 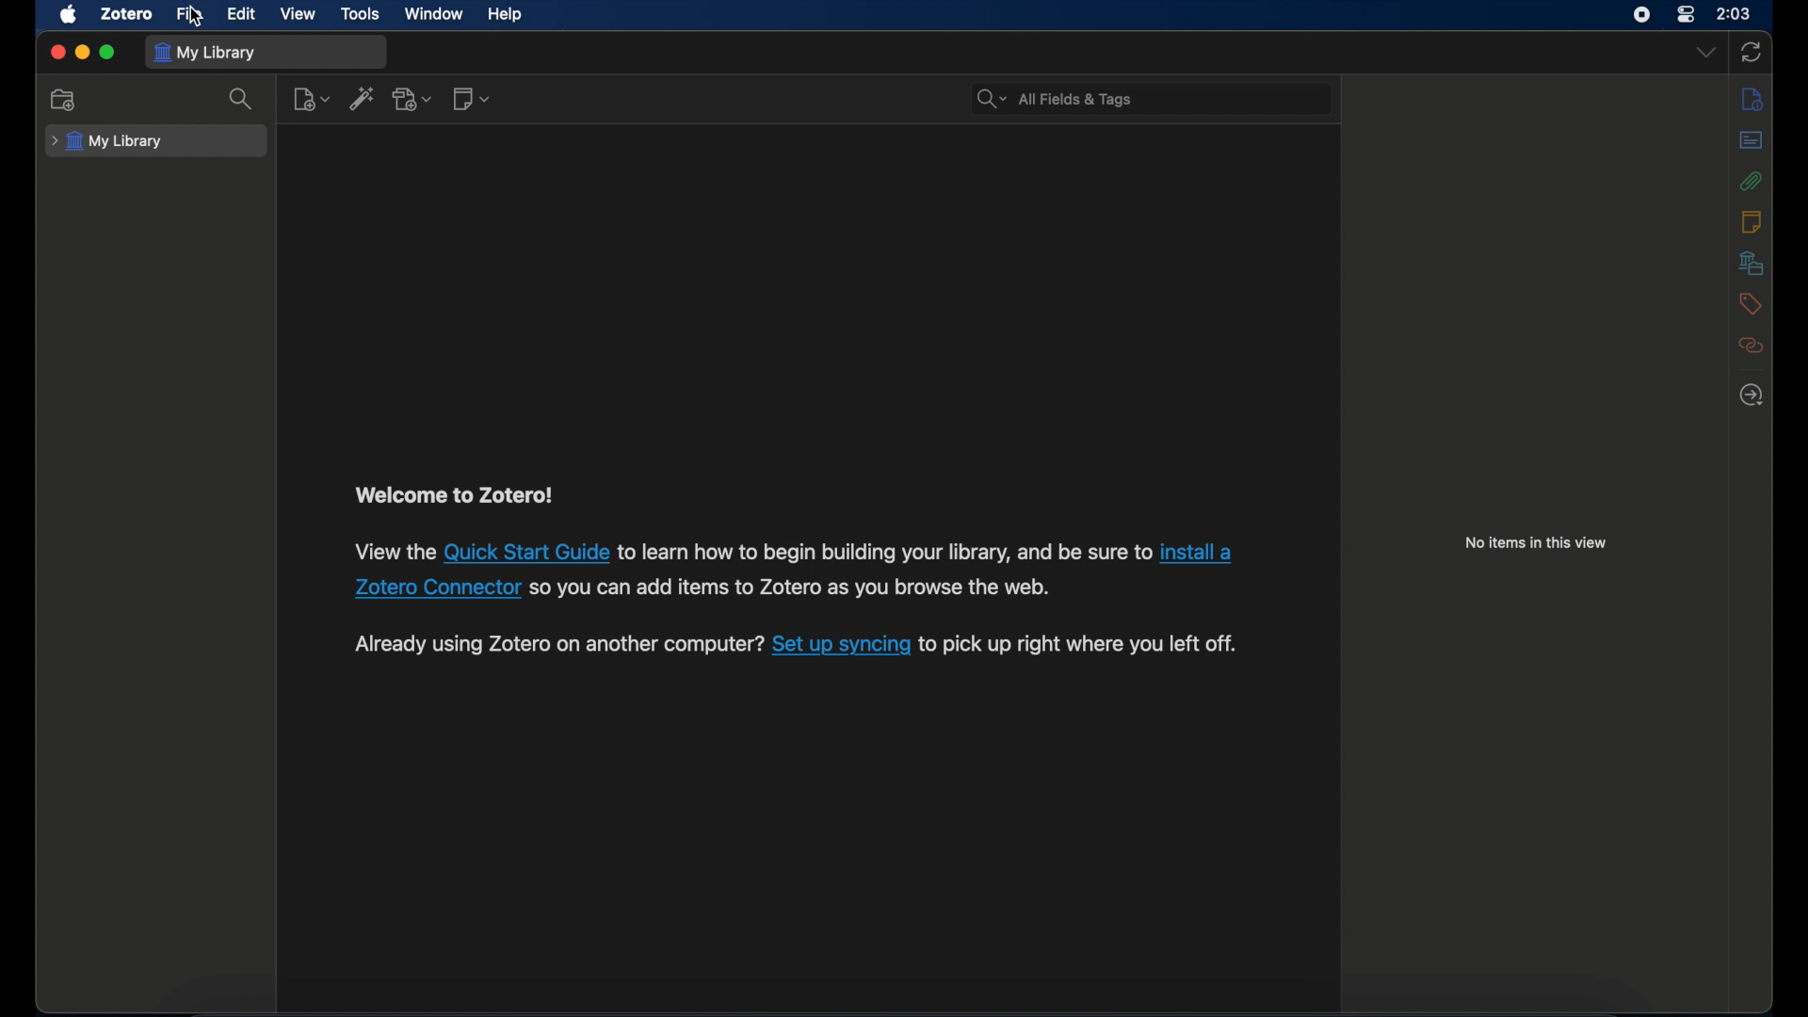 What do you see at coordinates (505, 14) in the screenshot?
I see `help` at bounding box center [505, 14].